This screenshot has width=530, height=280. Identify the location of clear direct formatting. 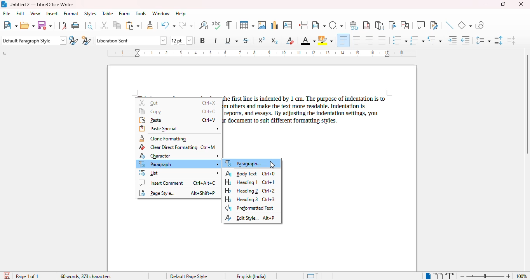
(290, 40).